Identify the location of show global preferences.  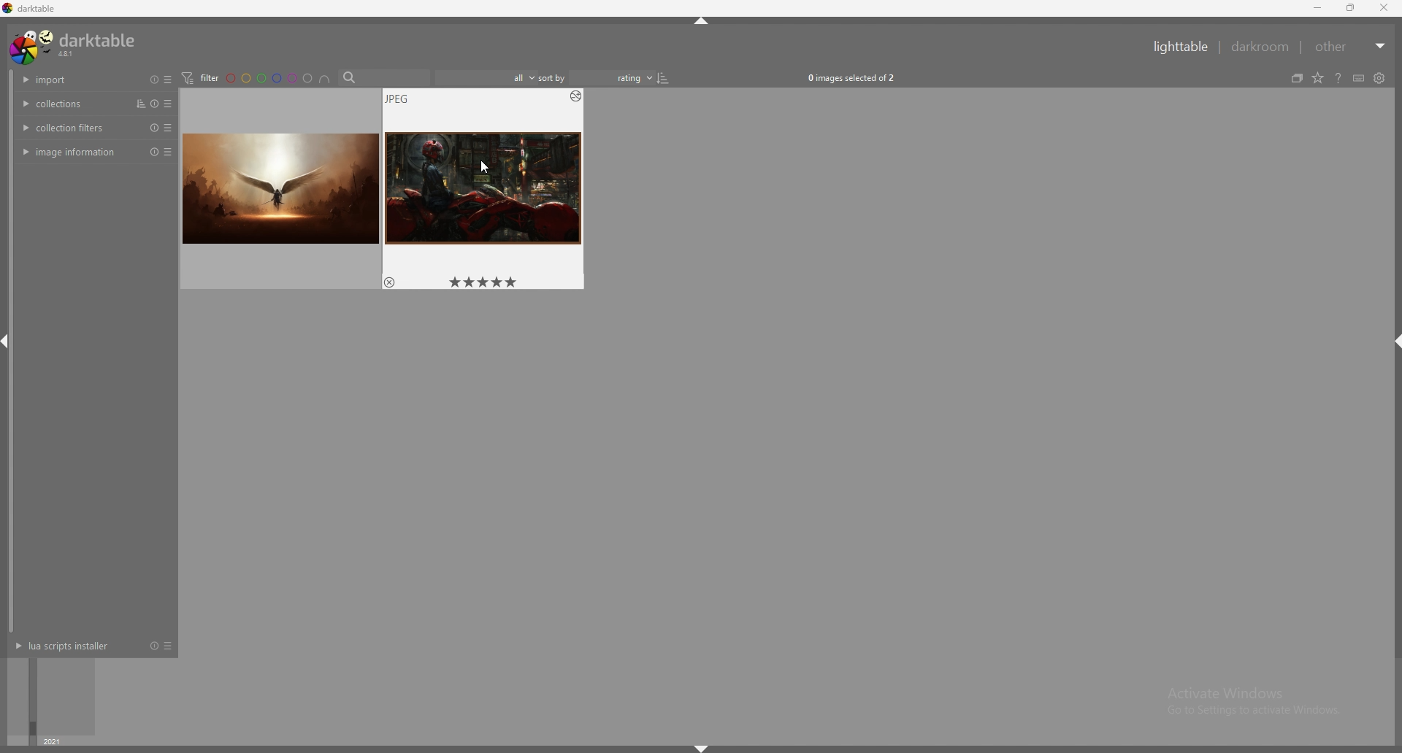
(1379, 77).